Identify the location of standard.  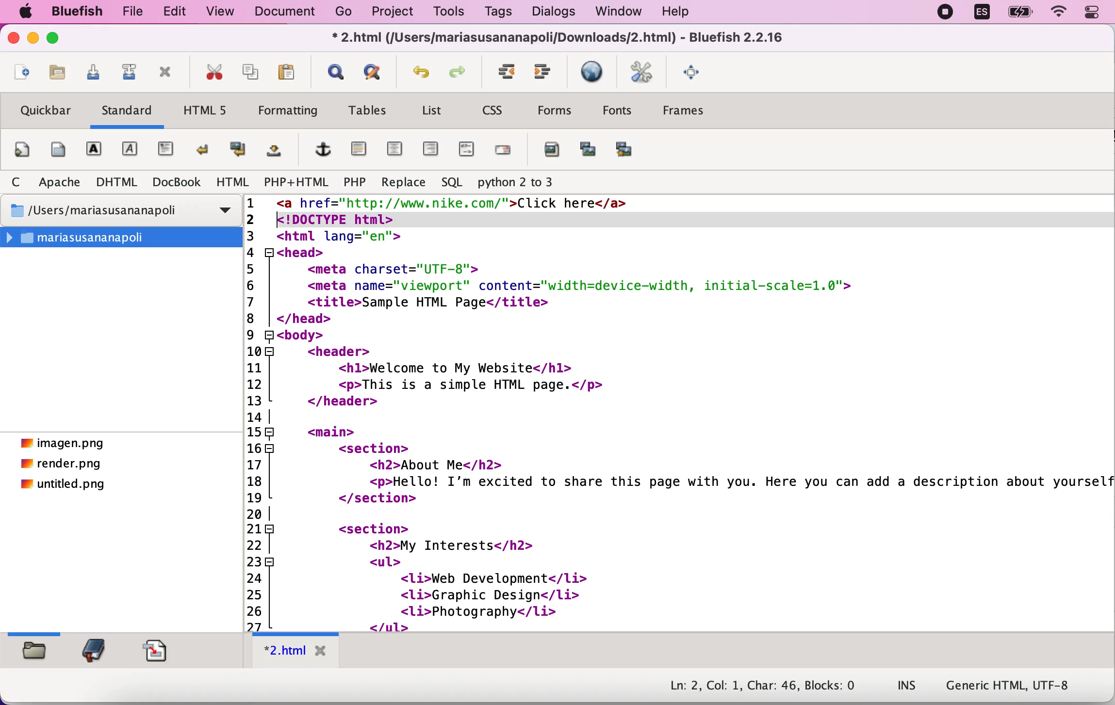
(131, 111).